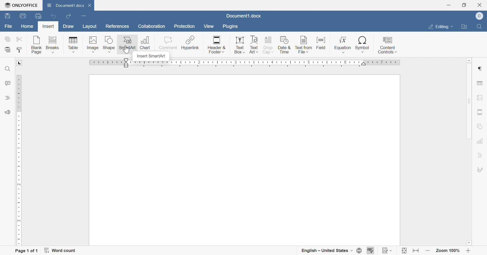 The width and height of the screenshot is (487, 255). Describe the element at coordinates (91, 5) in the screenshot. I see `Close` at that location.